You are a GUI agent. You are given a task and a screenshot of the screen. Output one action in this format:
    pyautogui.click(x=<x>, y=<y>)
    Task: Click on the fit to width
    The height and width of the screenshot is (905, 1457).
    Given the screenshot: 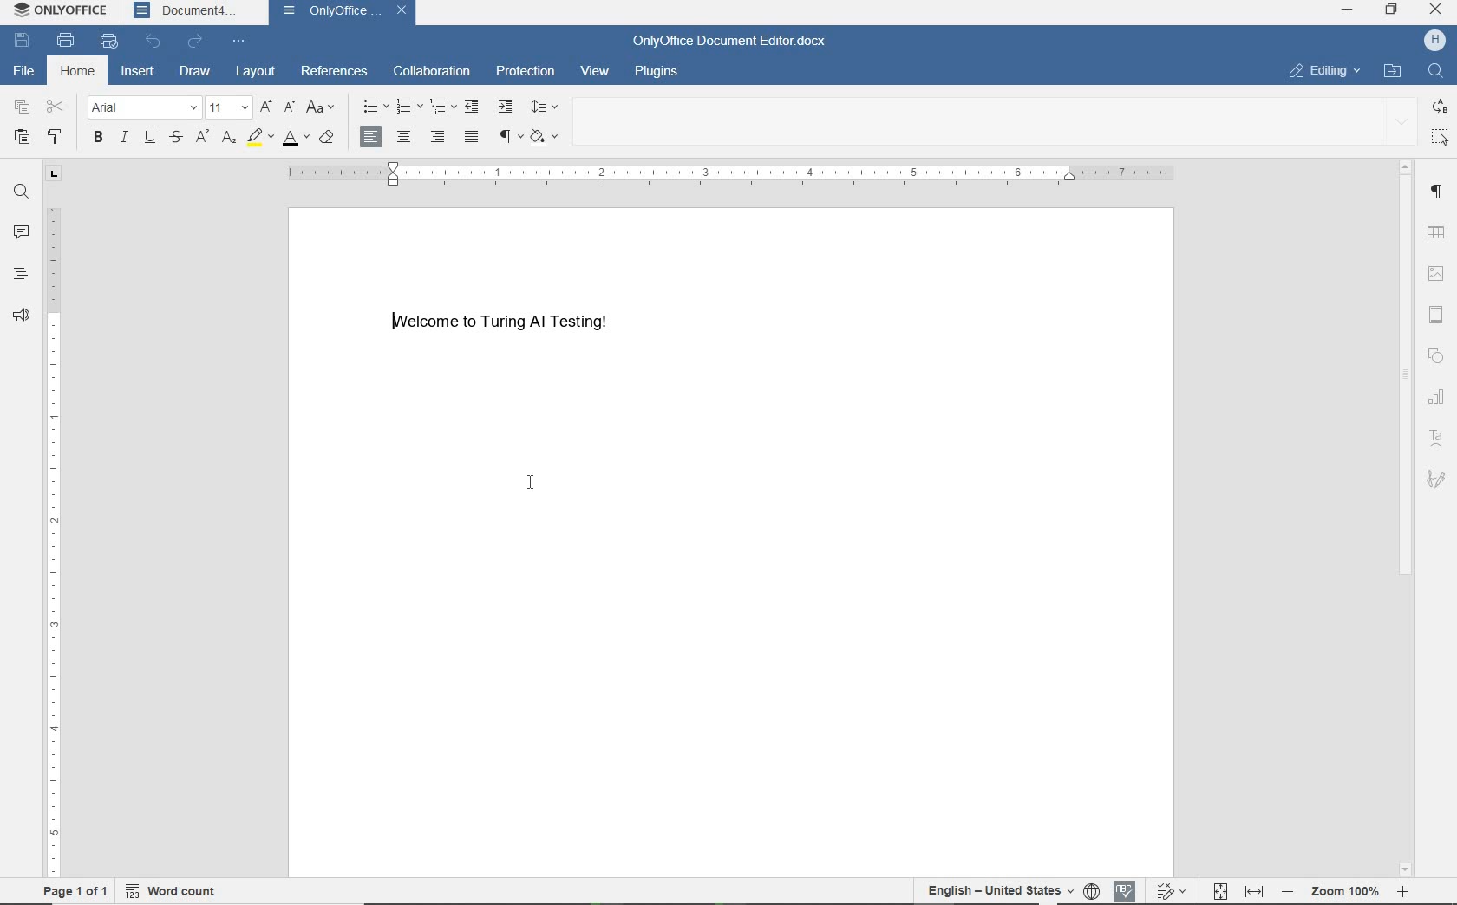 What is the action you would take?
    pyautogui.click(x=1255, y=892)
    